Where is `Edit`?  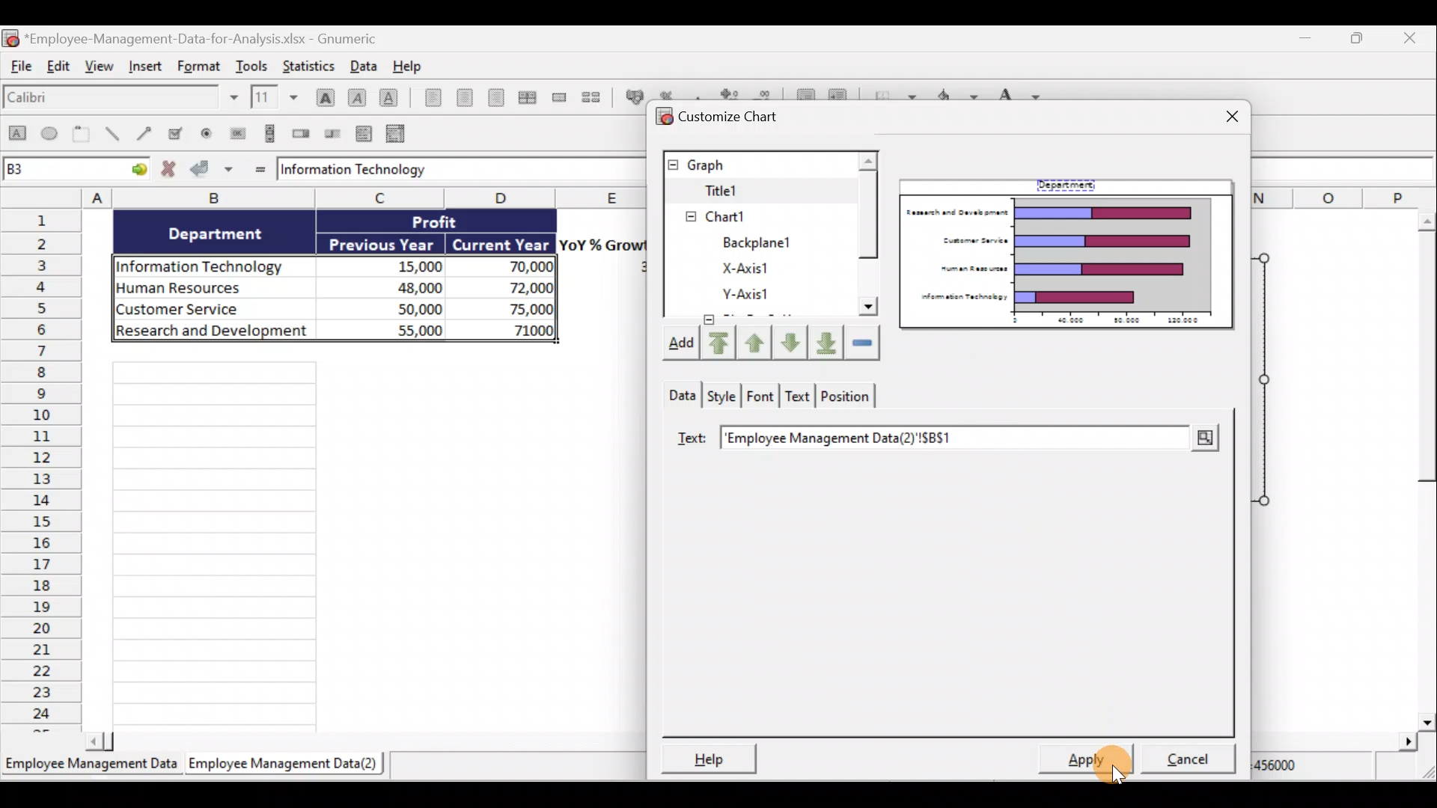 Edit is located at coordinates (59, 66).